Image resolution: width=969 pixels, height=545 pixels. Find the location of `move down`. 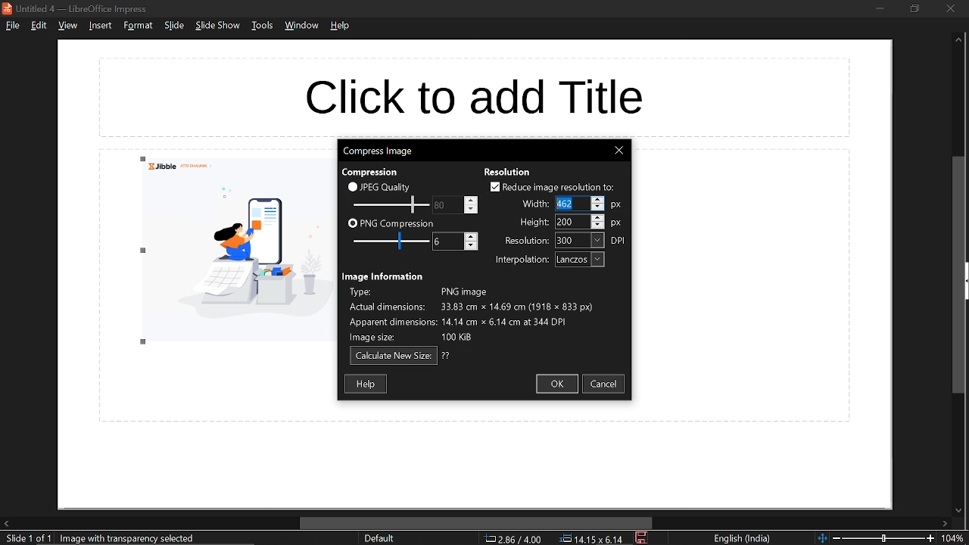

move down is located at coordinates (957, 511).